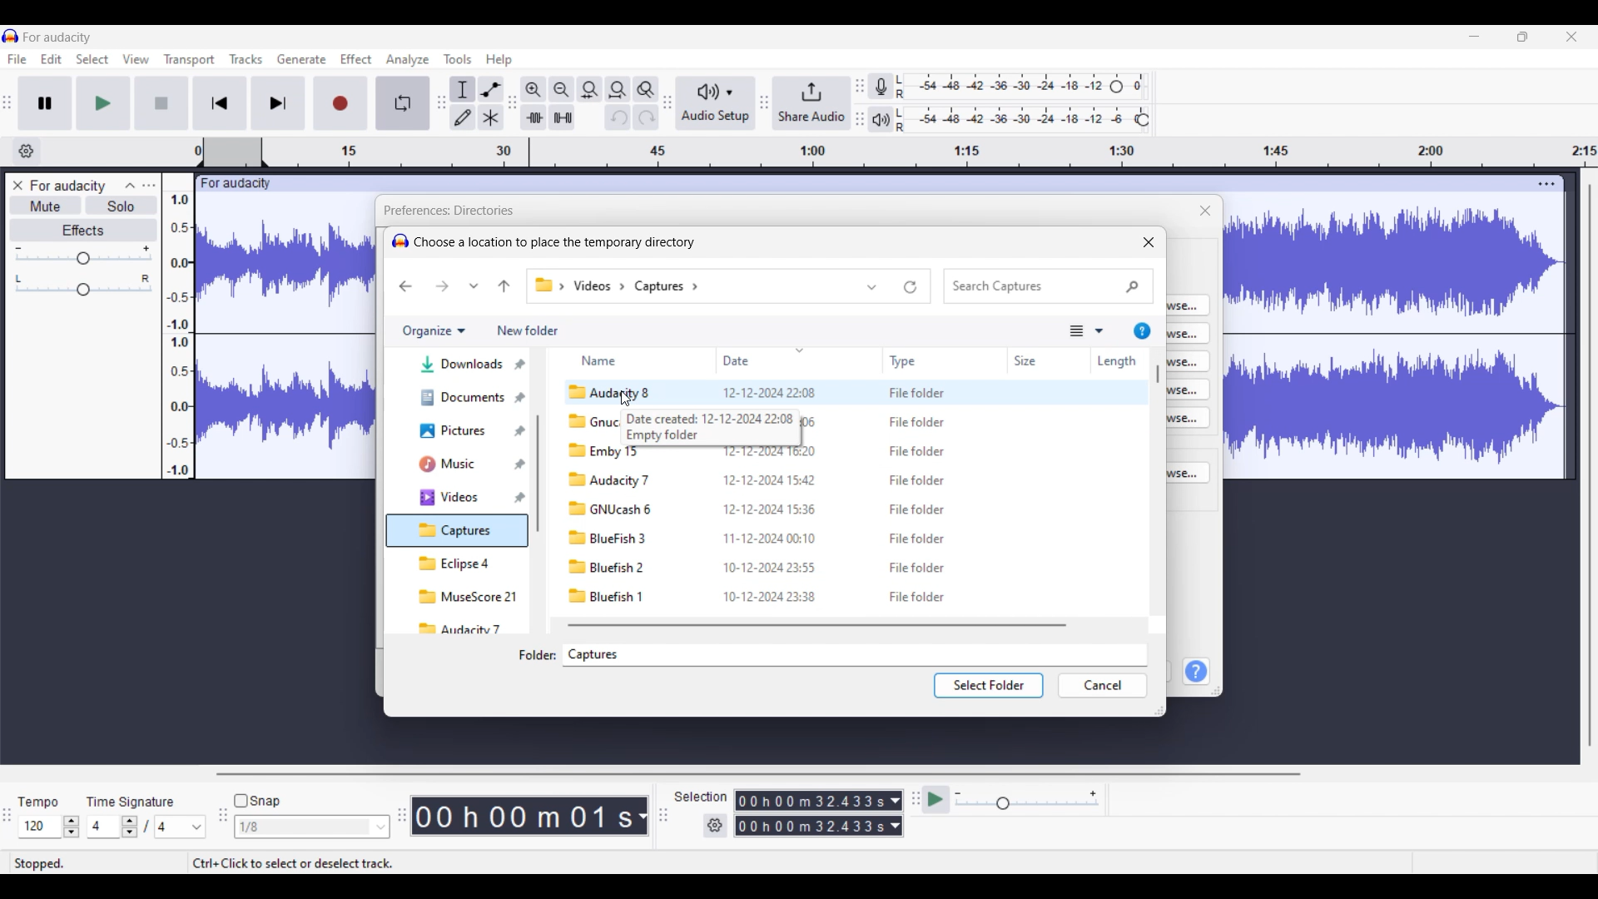  I want to click on Collapse , so click(130, 186).